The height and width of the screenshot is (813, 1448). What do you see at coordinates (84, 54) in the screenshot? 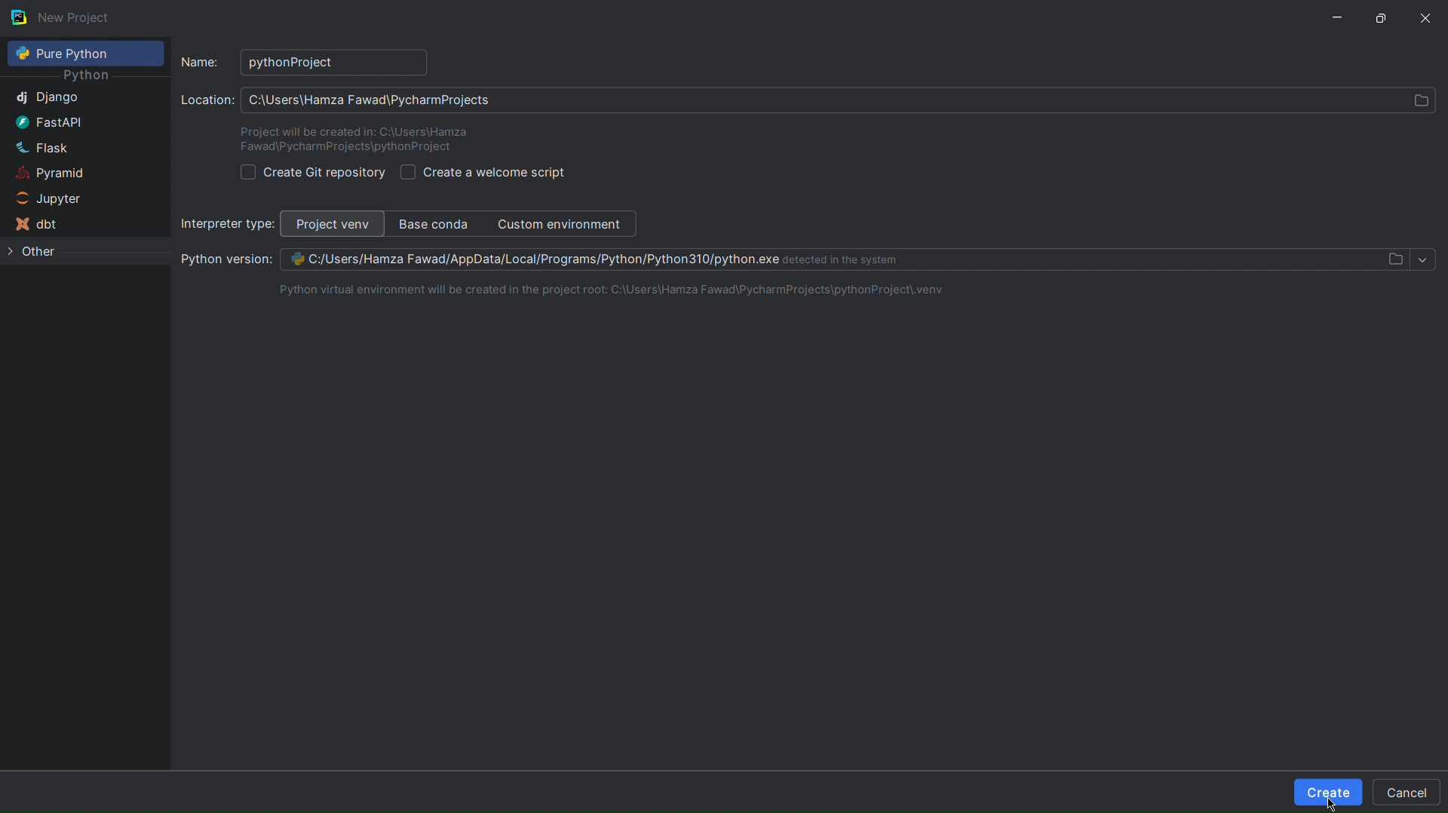
I see `Pure Python` at bounding box center [84, 54].